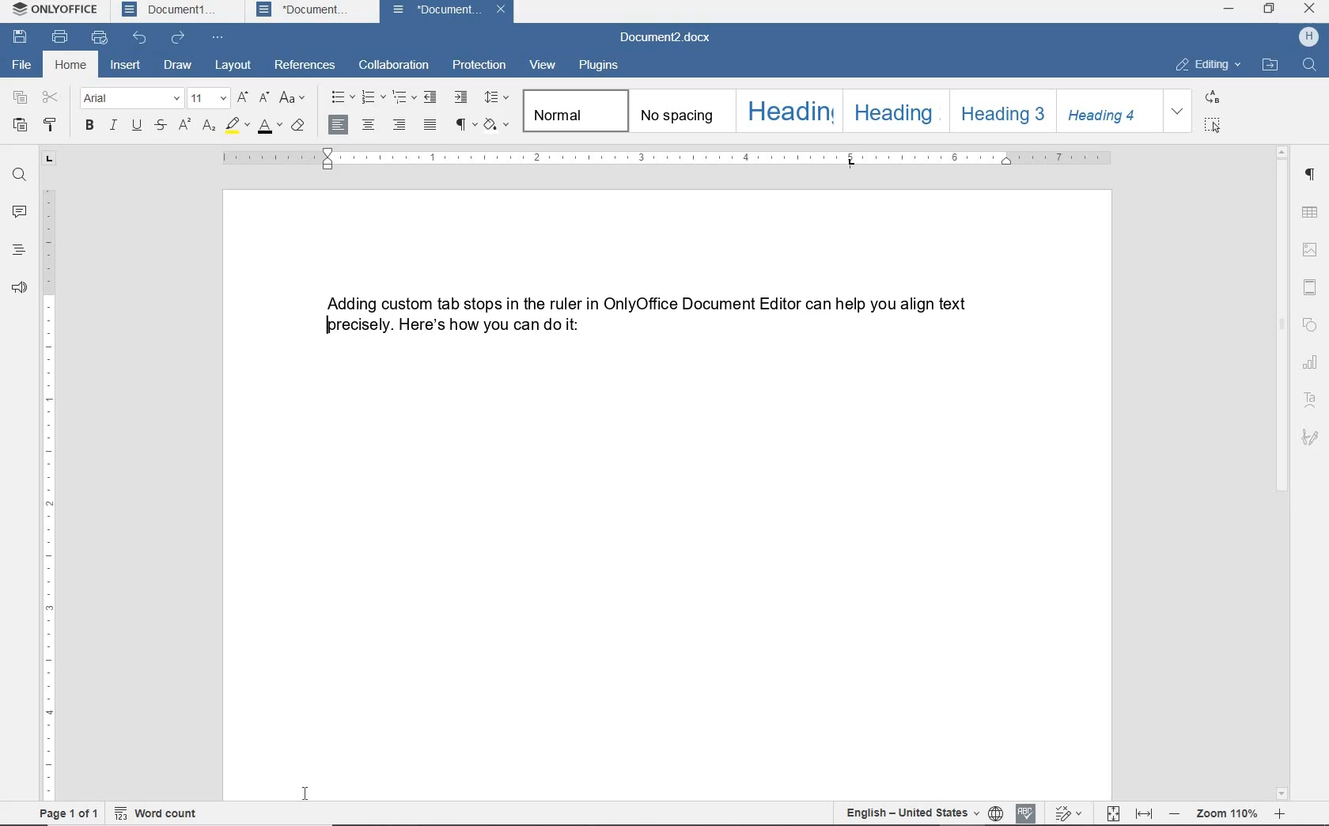  I want to click on italic, so click(114, 127).